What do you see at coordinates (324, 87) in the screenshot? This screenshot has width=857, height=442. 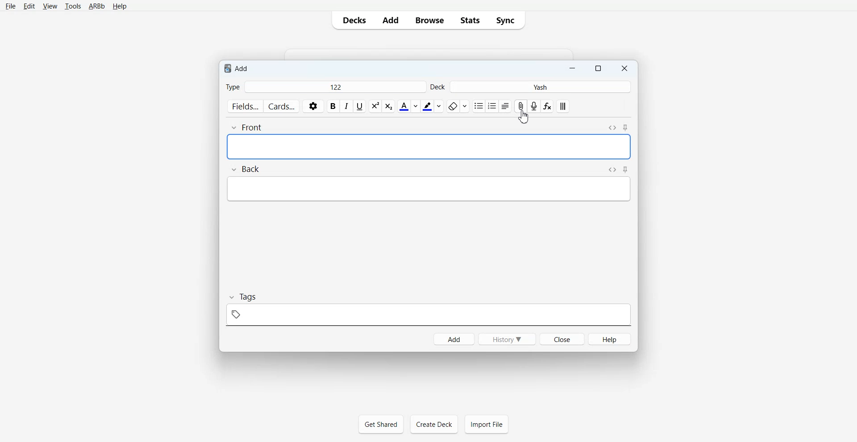 I see `Type` at bounding box center [324, 87].